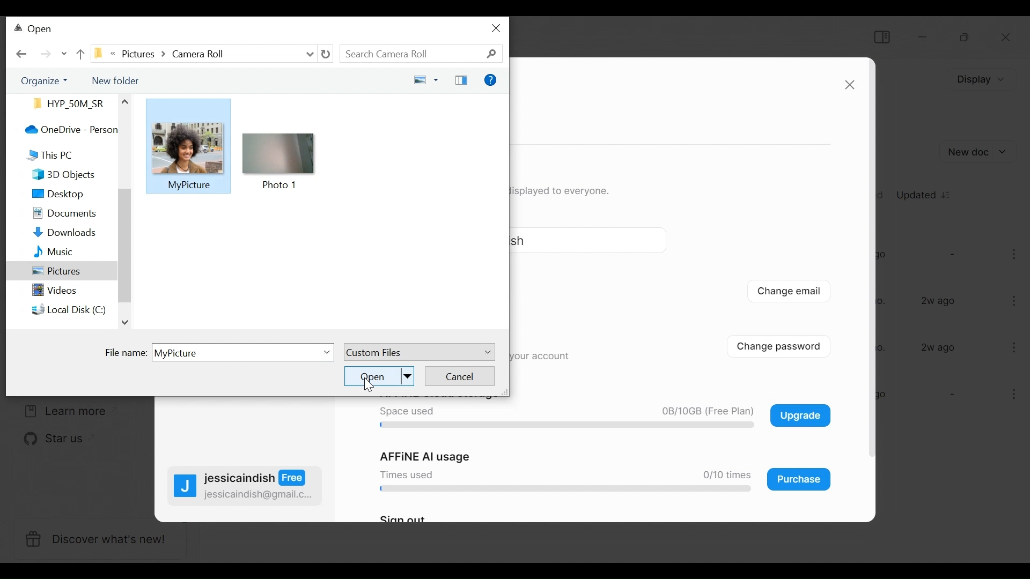  Describe the element at coordinates (461, 81) in the screenshot. I see `Show the preview pane` at that location.